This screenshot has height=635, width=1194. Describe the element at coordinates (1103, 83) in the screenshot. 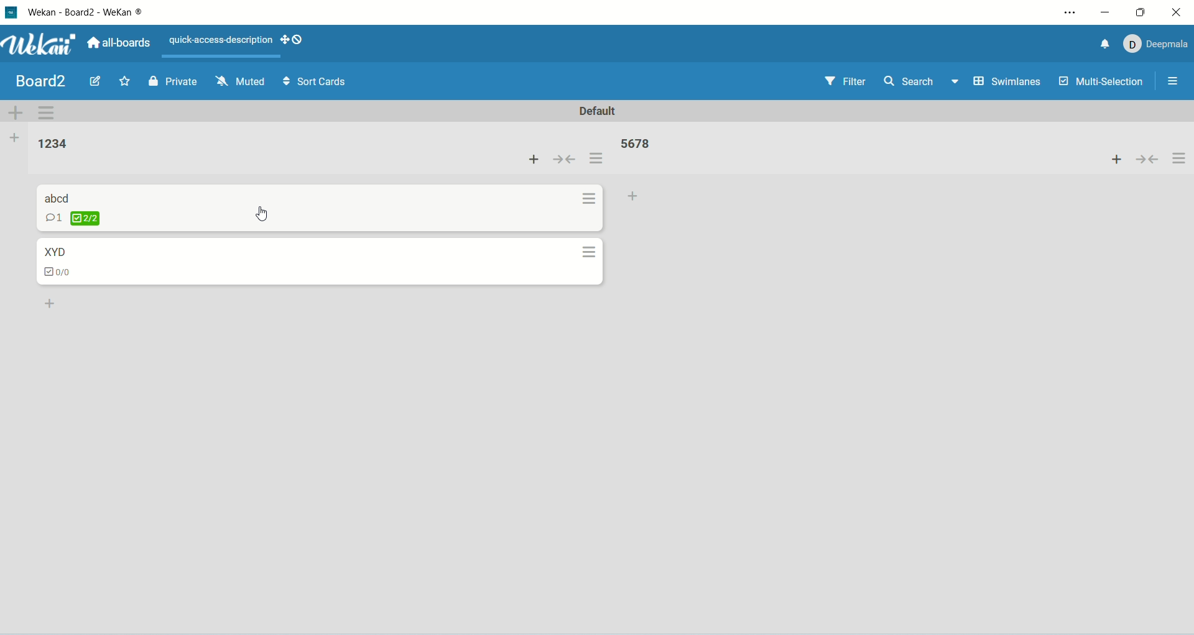

I see `multi-selection` at that location.